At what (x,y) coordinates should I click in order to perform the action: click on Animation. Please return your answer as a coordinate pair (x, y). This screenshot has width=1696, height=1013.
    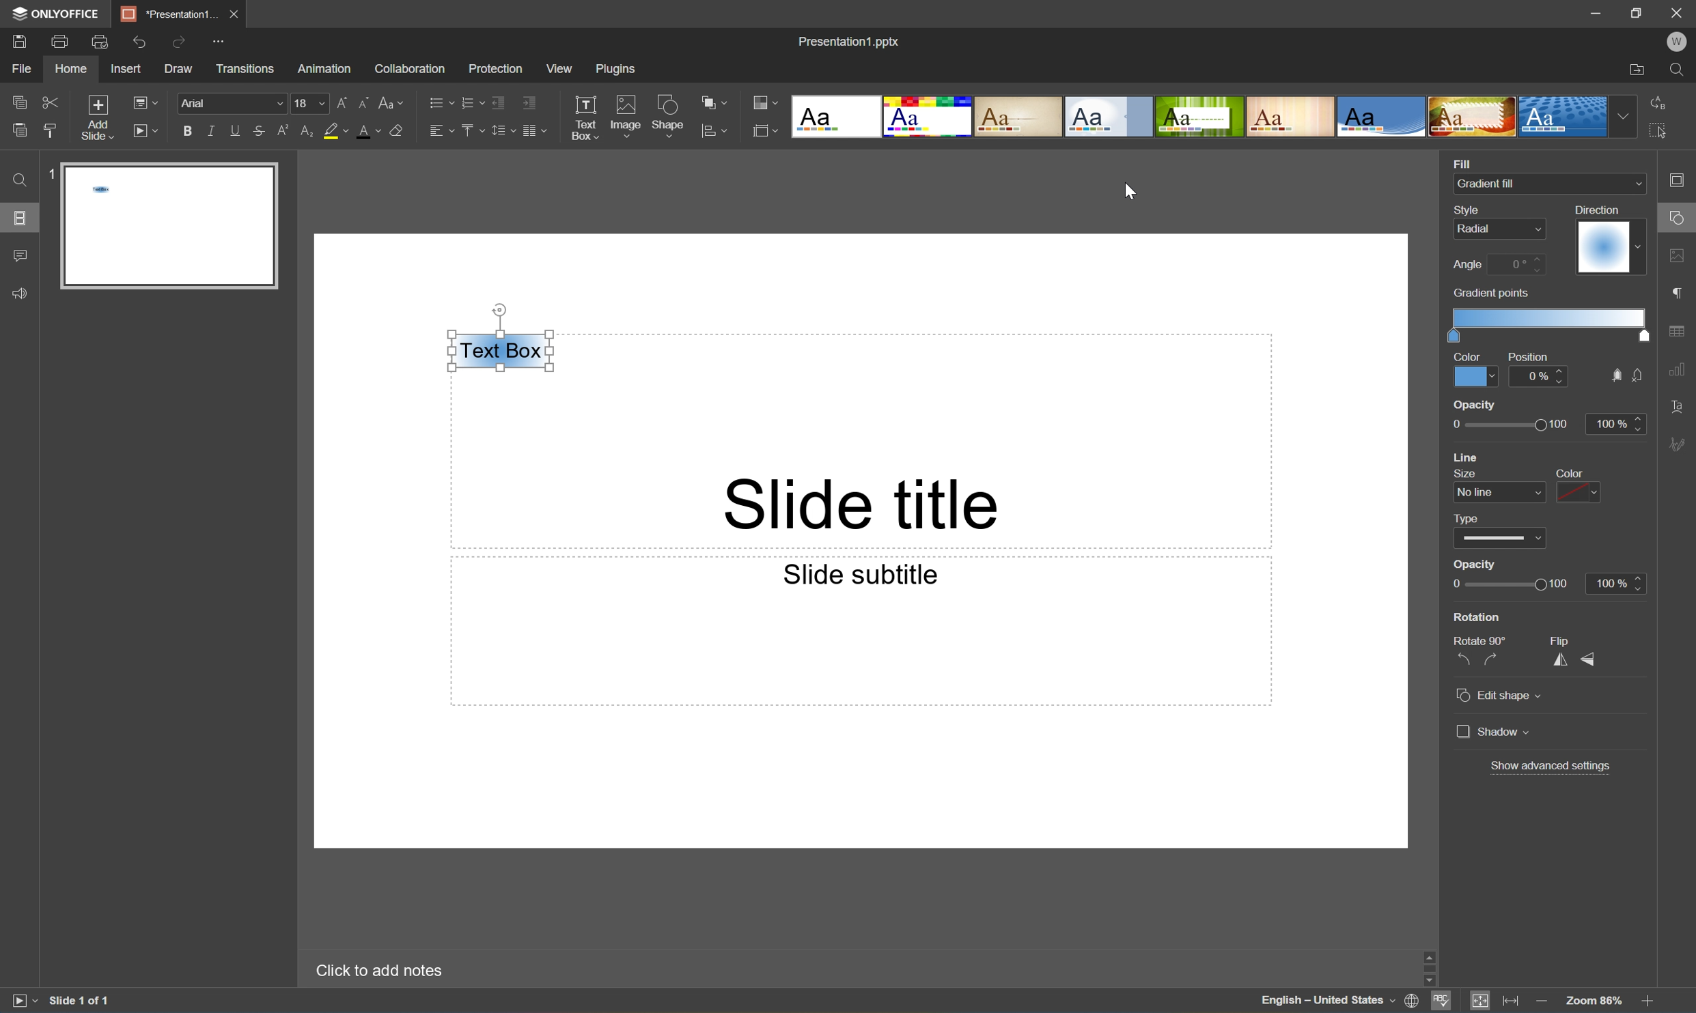
    Looking at the image, I should click on (326, 68).